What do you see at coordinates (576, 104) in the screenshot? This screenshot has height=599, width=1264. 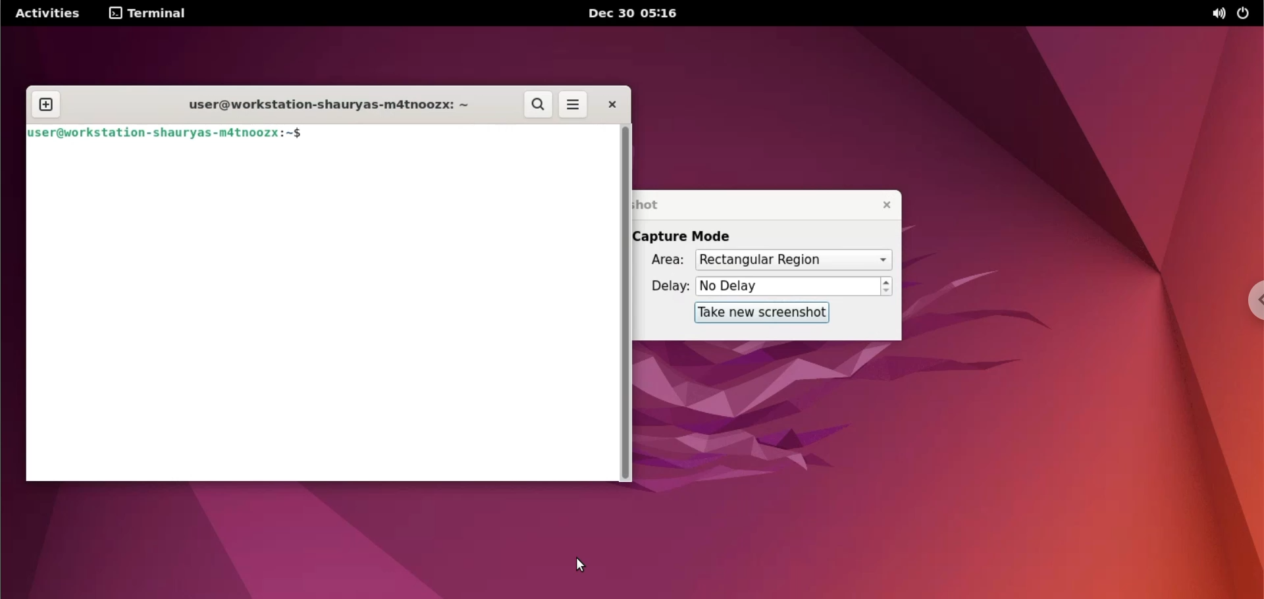 I see `menu ` at bounding box center [576, 104].